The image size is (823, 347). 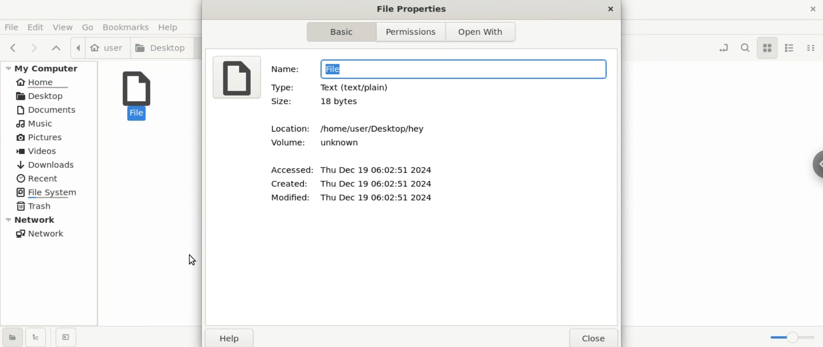 I want to click on trash, so click(x=48, y=207).